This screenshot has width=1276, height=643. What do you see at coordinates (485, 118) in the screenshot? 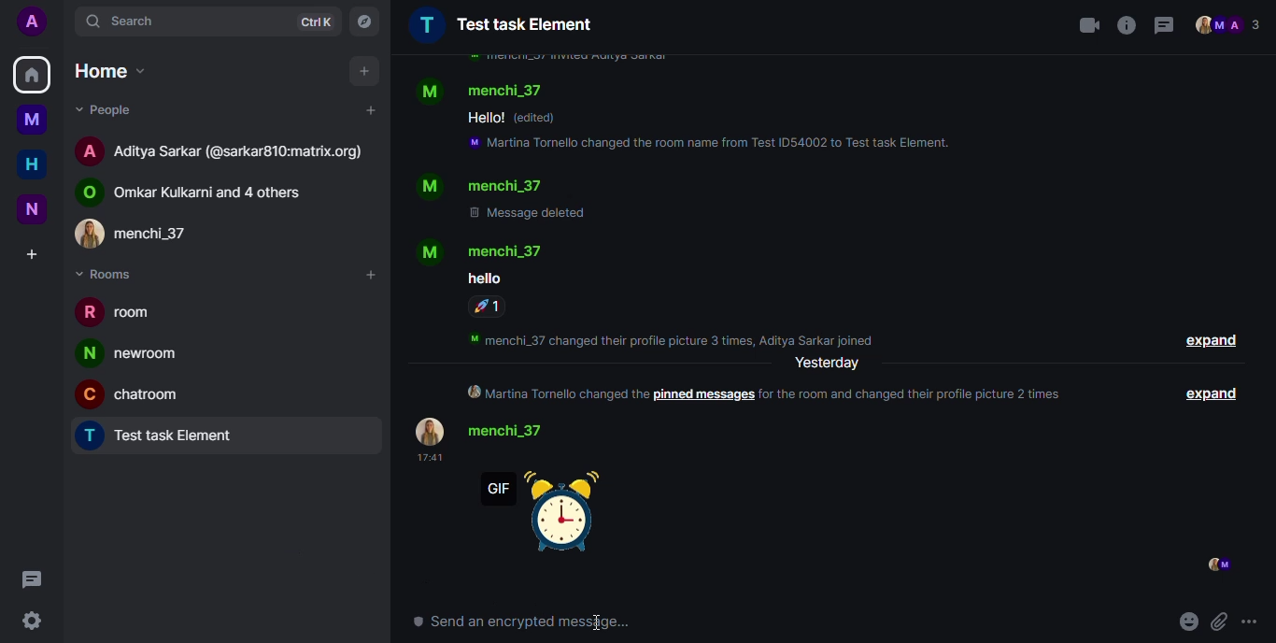
I see `Hello` at bounding box center [485, 118].